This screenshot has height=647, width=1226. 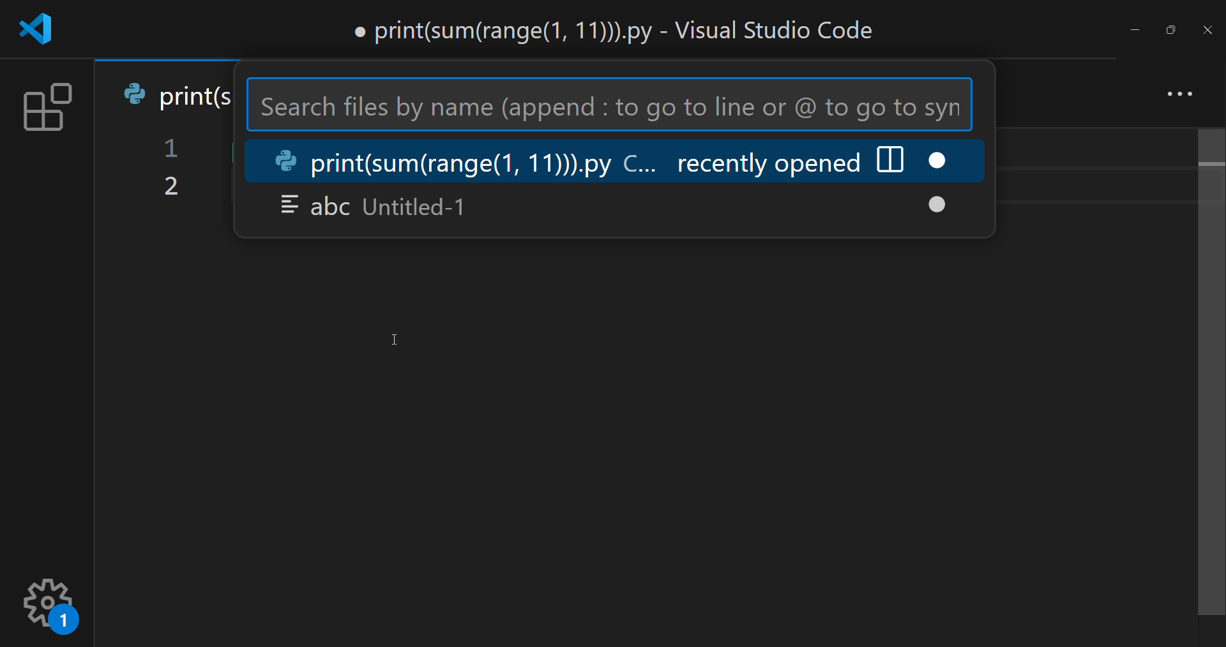 What do you see at coordinates (577, 160) in the screenshot?
I see `print(sum(range(1, 11))).py C... recently opened` at bounding box center [577, 160].